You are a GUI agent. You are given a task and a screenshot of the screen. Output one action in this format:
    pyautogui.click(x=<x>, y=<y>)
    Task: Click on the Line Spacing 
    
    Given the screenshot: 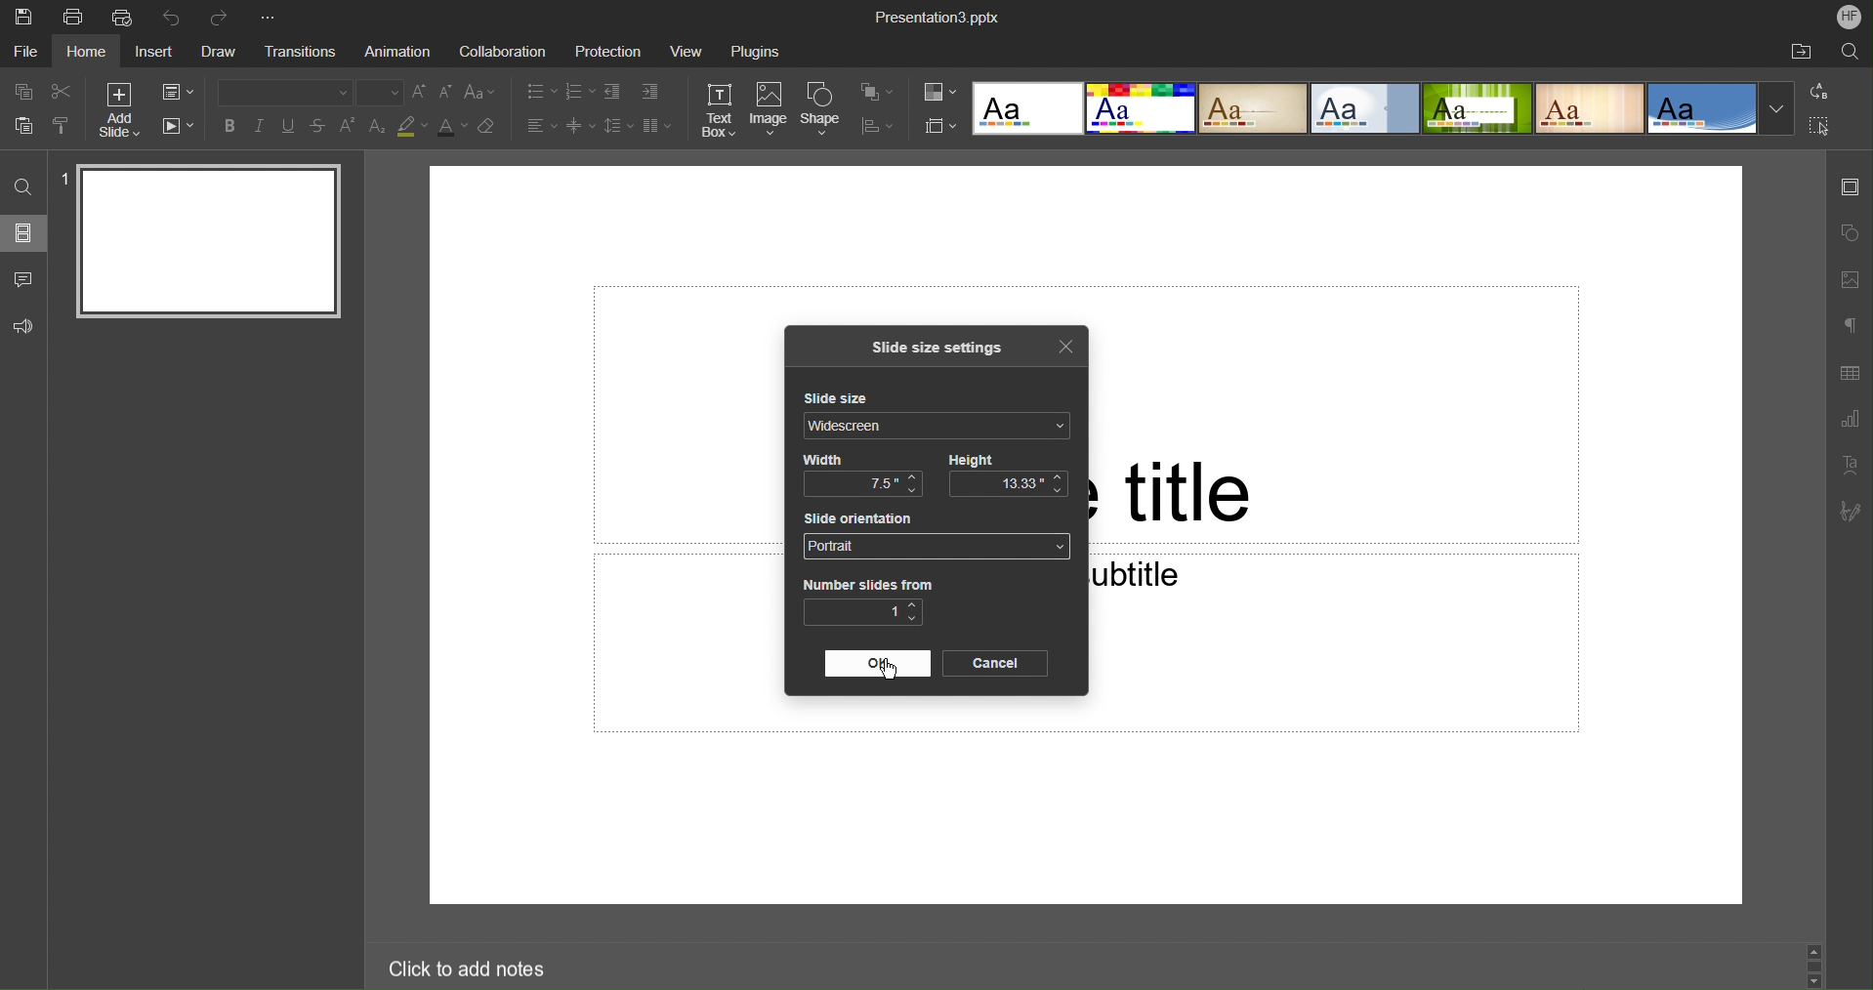 What is the action you would take?
    pyautogui.click(x=616, y=127)
    